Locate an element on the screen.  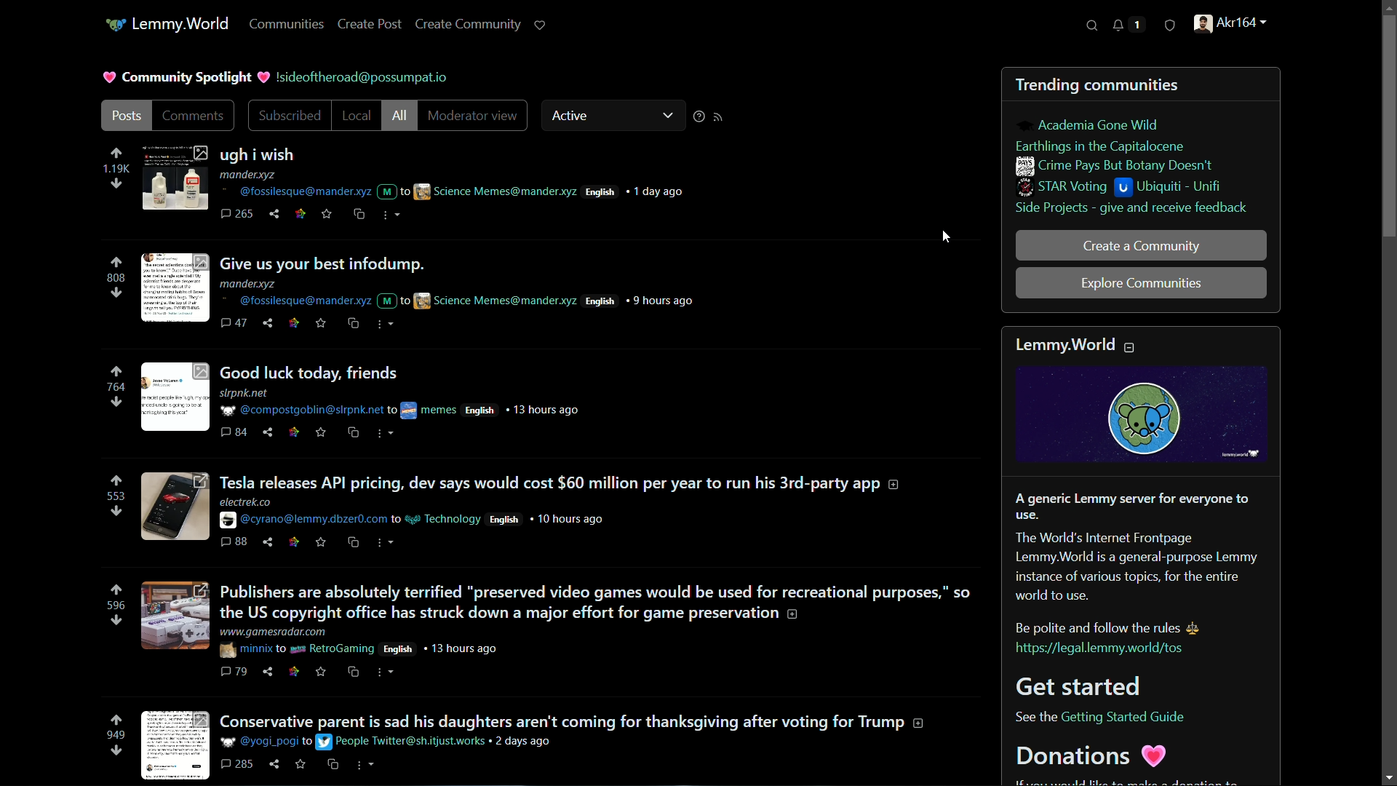
link is located at coordinates (295, 323).